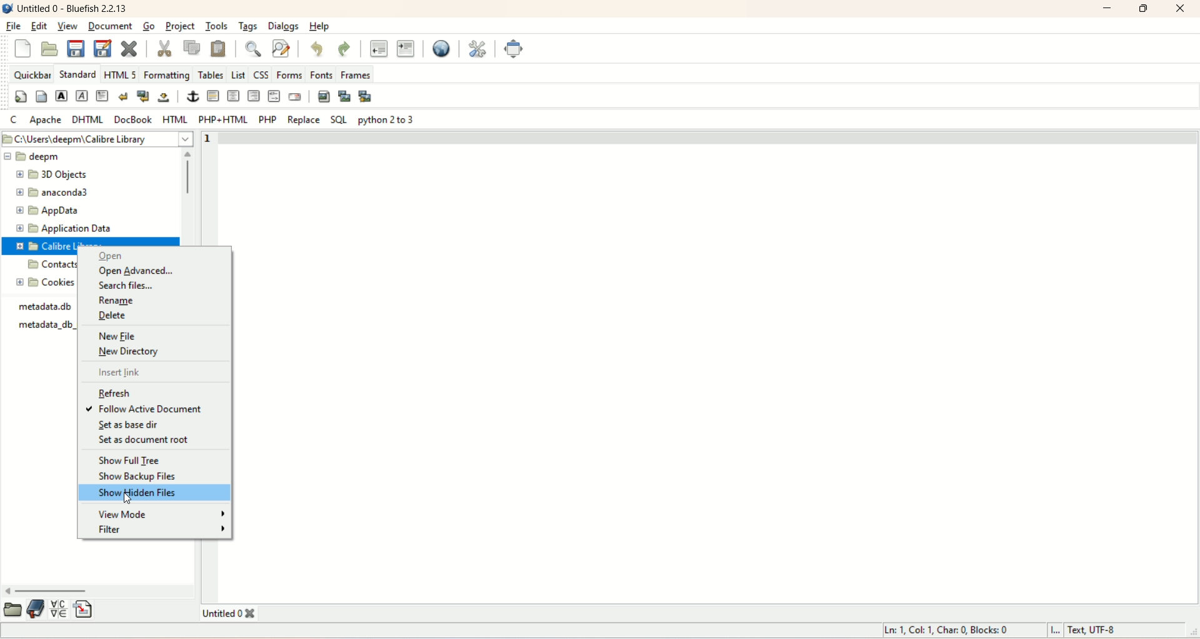  What do you see at coordinates (68, 27) in the screenshot?
I see `view` at bounding box center [68, 27].